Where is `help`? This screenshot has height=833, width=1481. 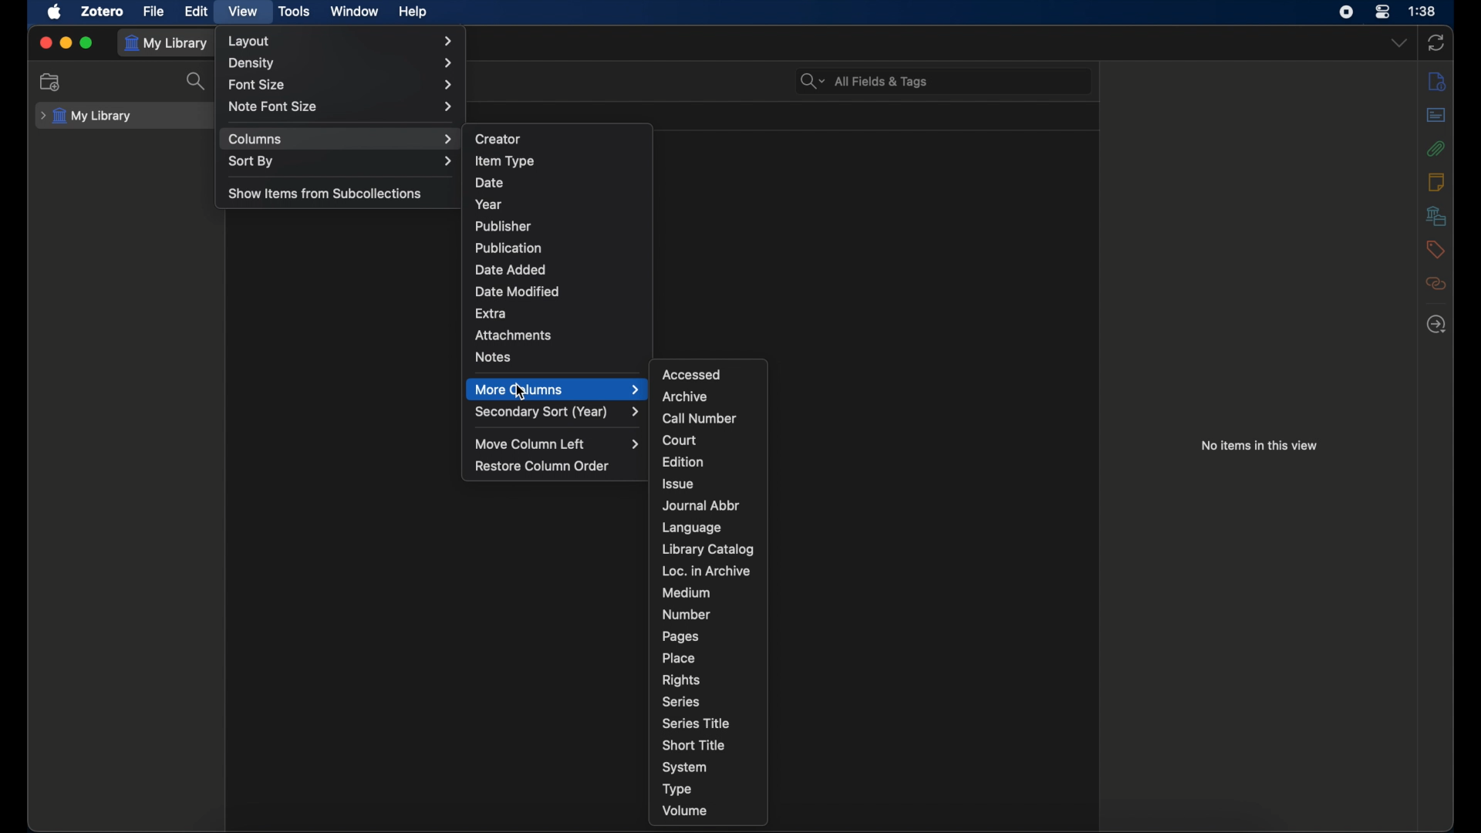 help is located at coordinates (412, 12).